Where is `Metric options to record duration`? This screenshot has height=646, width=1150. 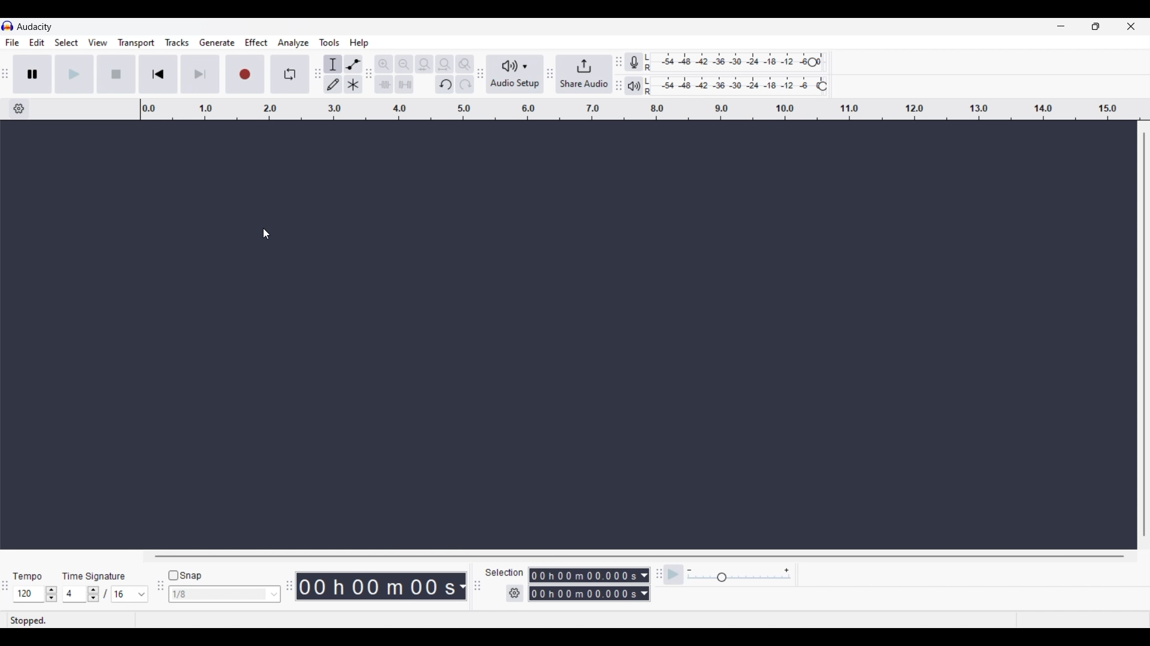
Metric options to record duration is located at coordinates (643, 585).